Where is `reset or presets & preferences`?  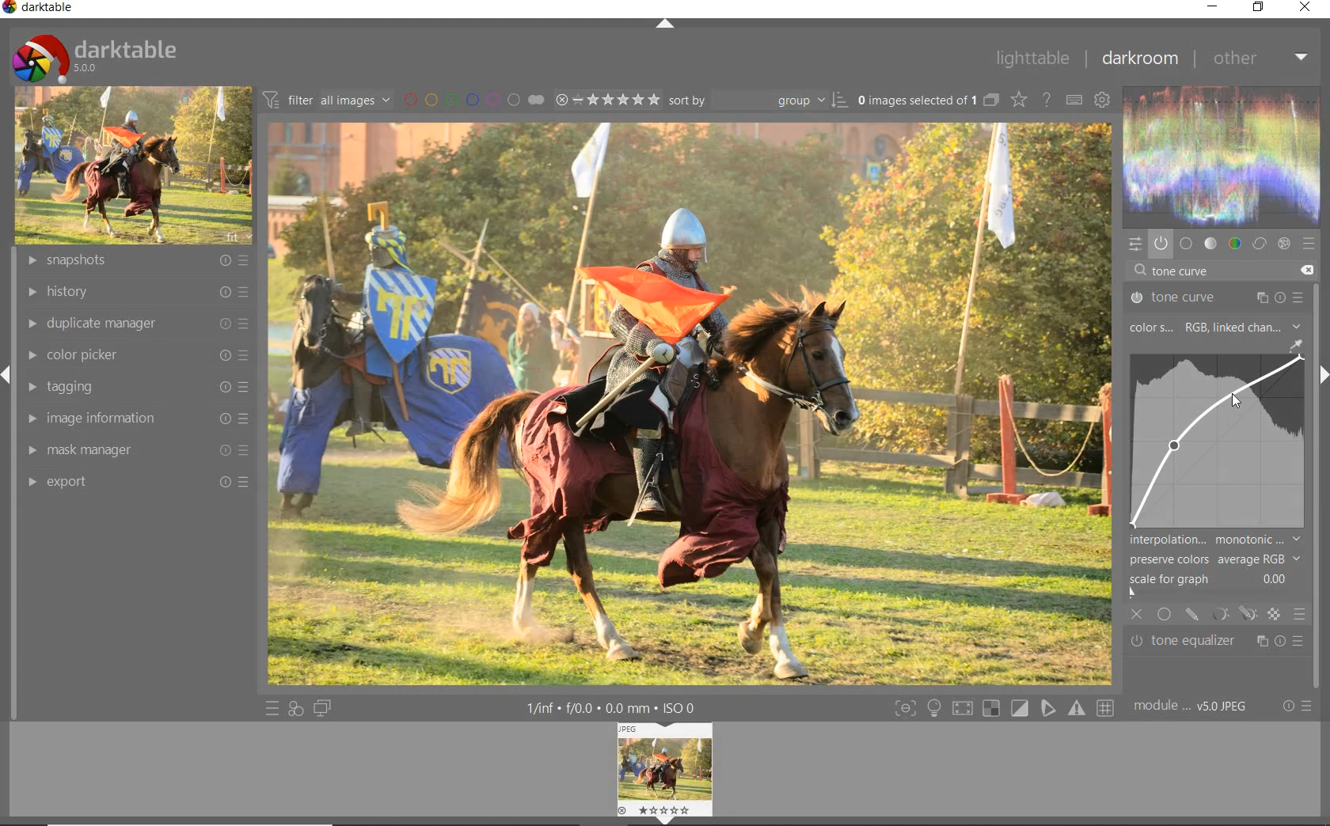 reset or presets & preferences is located at coordinates (1297, 707).